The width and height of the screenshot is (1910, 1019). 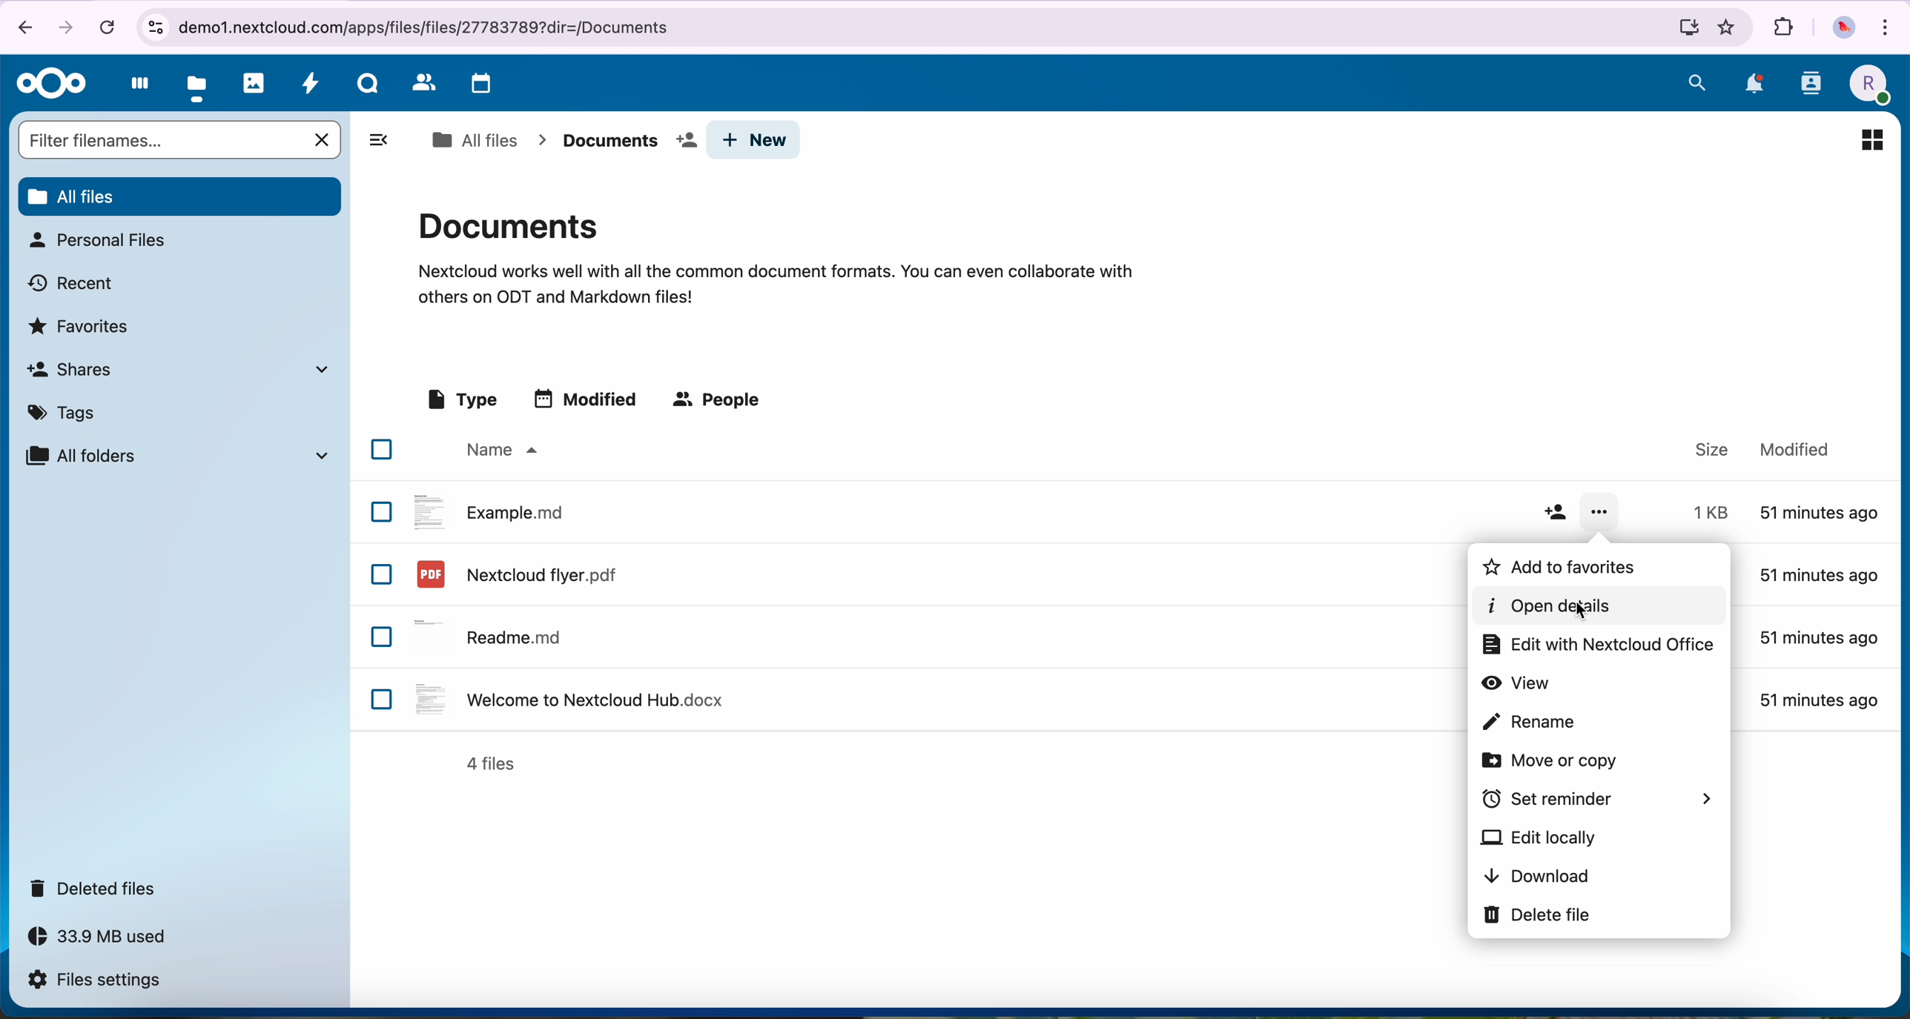 I want to click on modified, so click(x=1819, y=511).